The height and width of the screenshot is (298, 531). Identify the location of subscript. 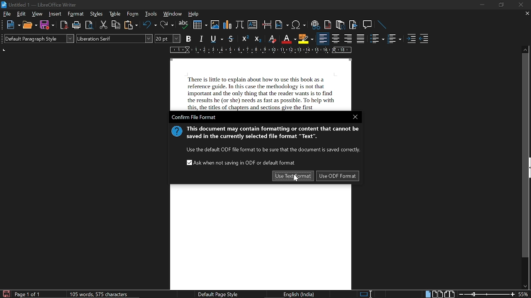
(257, 38).